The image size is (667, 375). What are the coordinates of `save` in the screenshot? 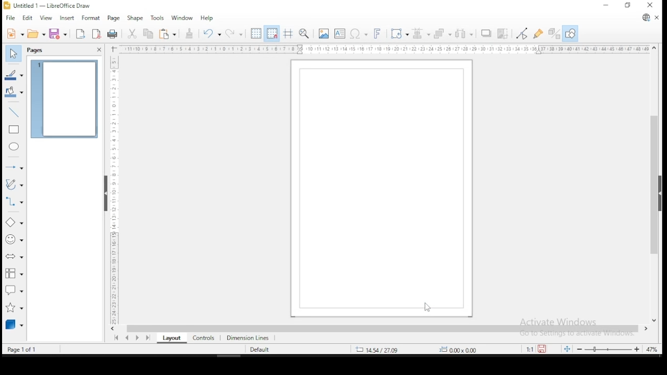 It's located at (545, 348).